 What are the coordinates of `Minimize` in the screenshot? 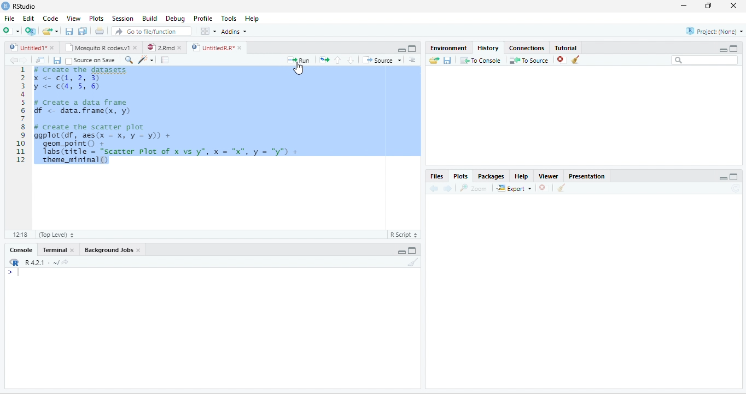 It's located at (400, 49).